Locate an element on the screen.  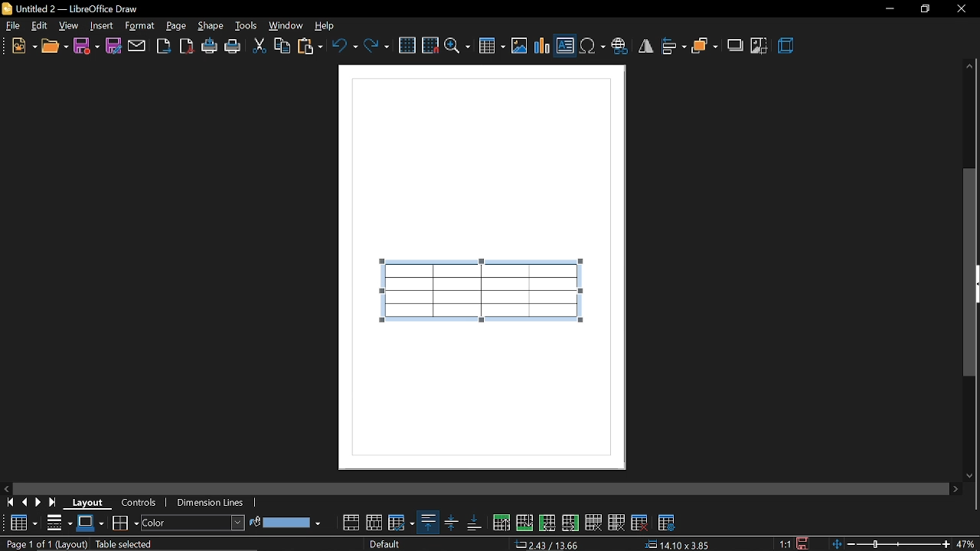
table selected is located at coordinates (130, 543).